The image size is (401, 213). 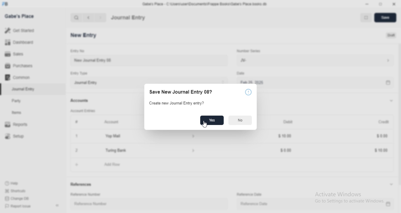 I want to click on cursor, so click(x=206, y=125).